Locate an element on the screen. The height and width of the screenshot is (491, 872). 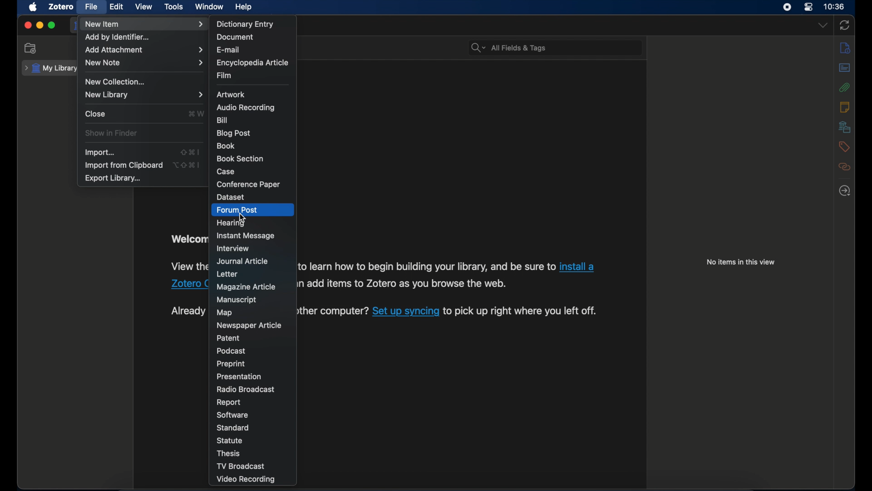
dictionary entry is located at coordinates (245, 24).